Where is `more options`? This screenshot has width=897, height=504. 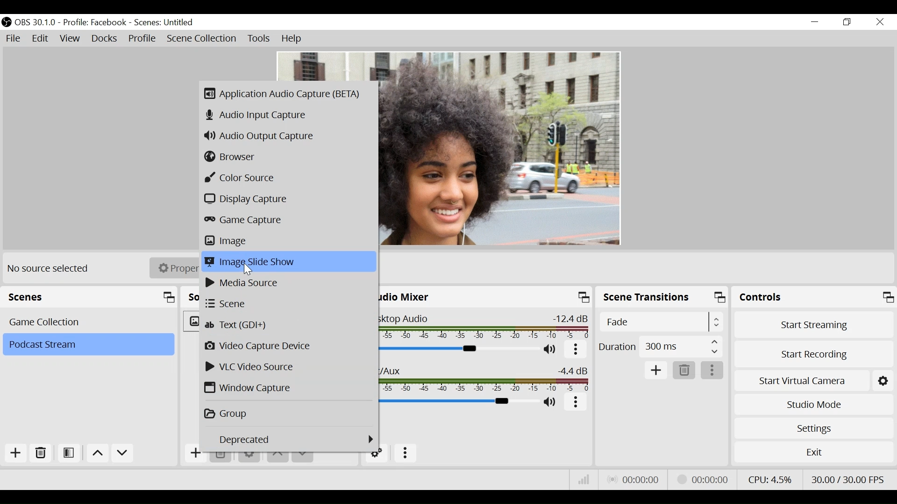 more options is located at coordinates (713, 371).